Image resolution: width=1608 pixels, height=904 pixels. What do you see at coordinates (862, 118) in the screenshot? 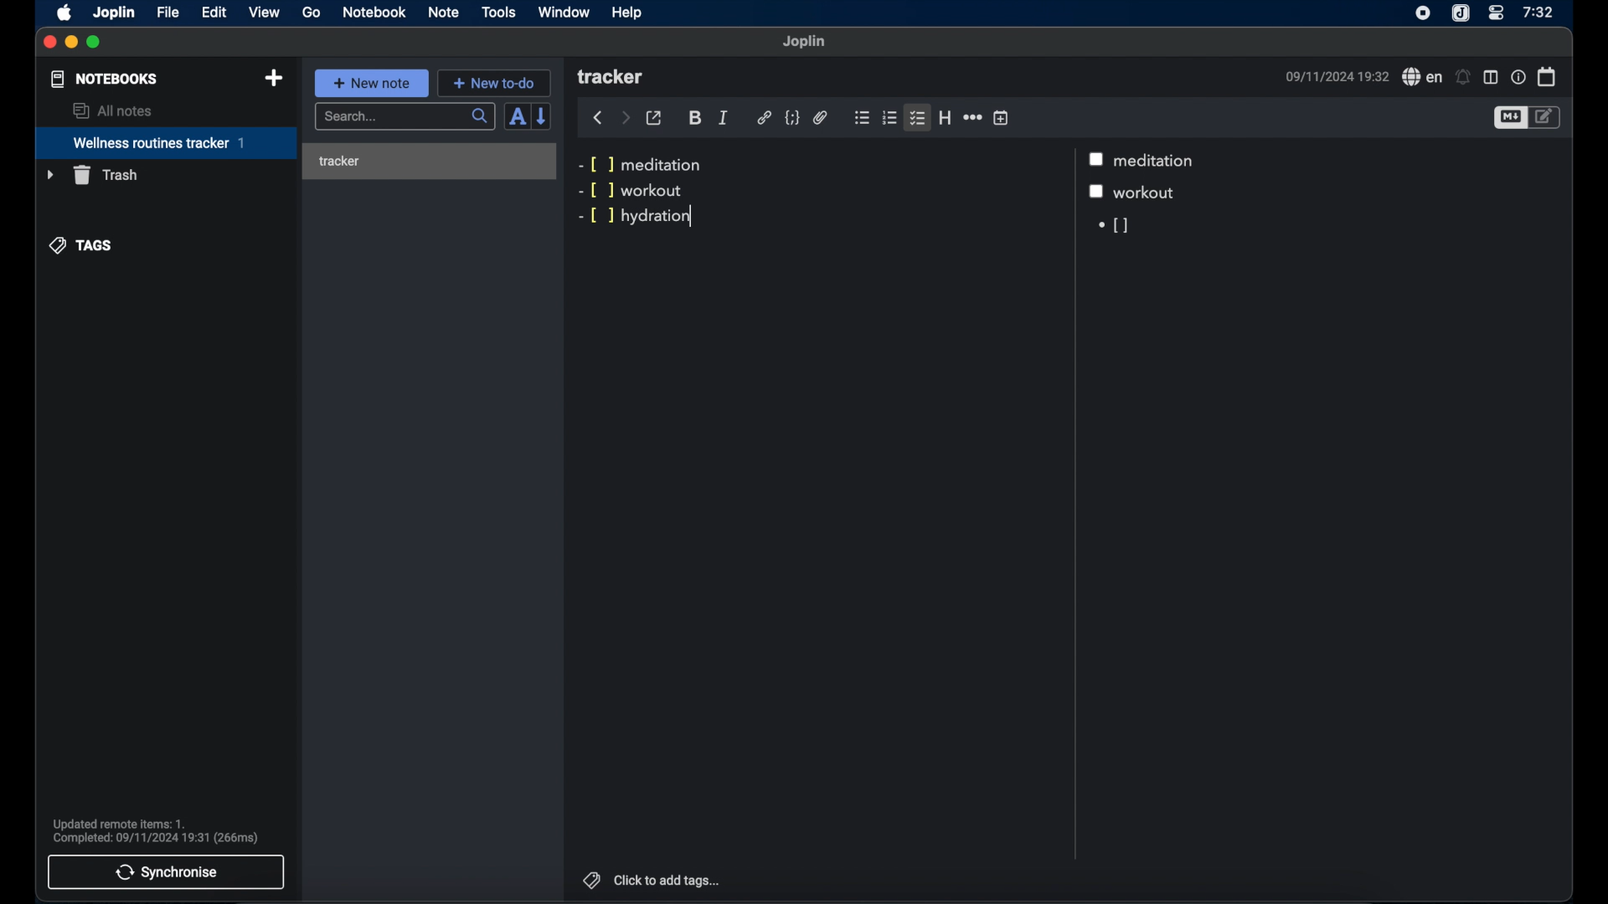
I see `bulleted list` at bounding box center [862, 118].